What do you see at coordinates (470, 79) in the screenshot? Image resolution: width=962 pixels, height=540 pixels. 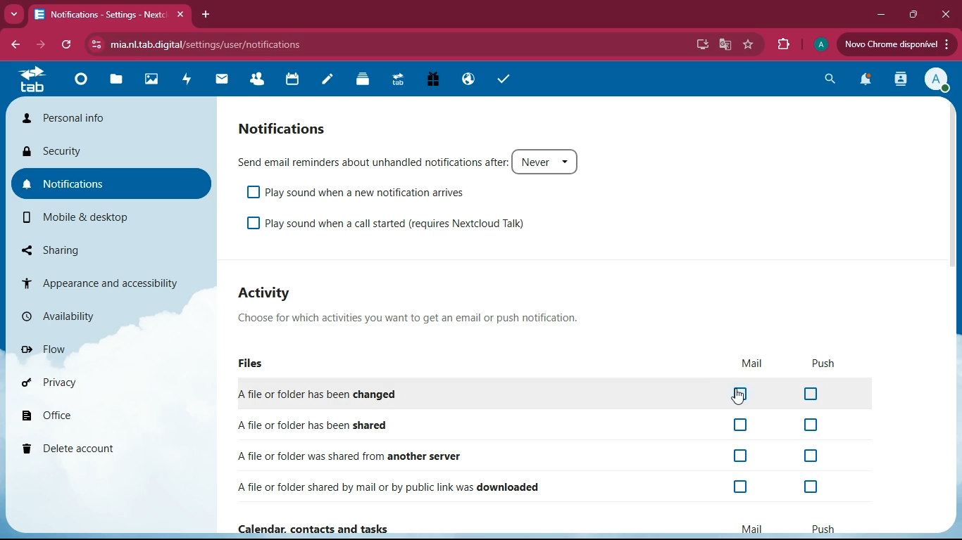 I see `public` at bounding box center [470, 79].